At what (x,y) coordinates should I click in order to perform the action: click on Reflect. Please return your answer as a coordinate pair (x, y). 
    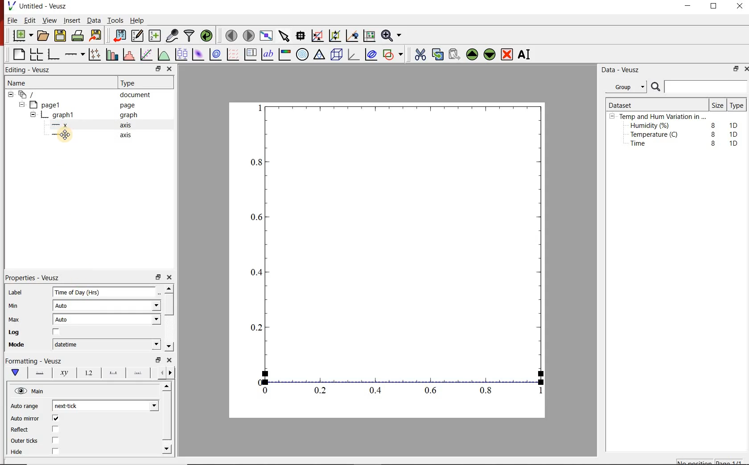
    Looking at the image, I should click on (38, 430).